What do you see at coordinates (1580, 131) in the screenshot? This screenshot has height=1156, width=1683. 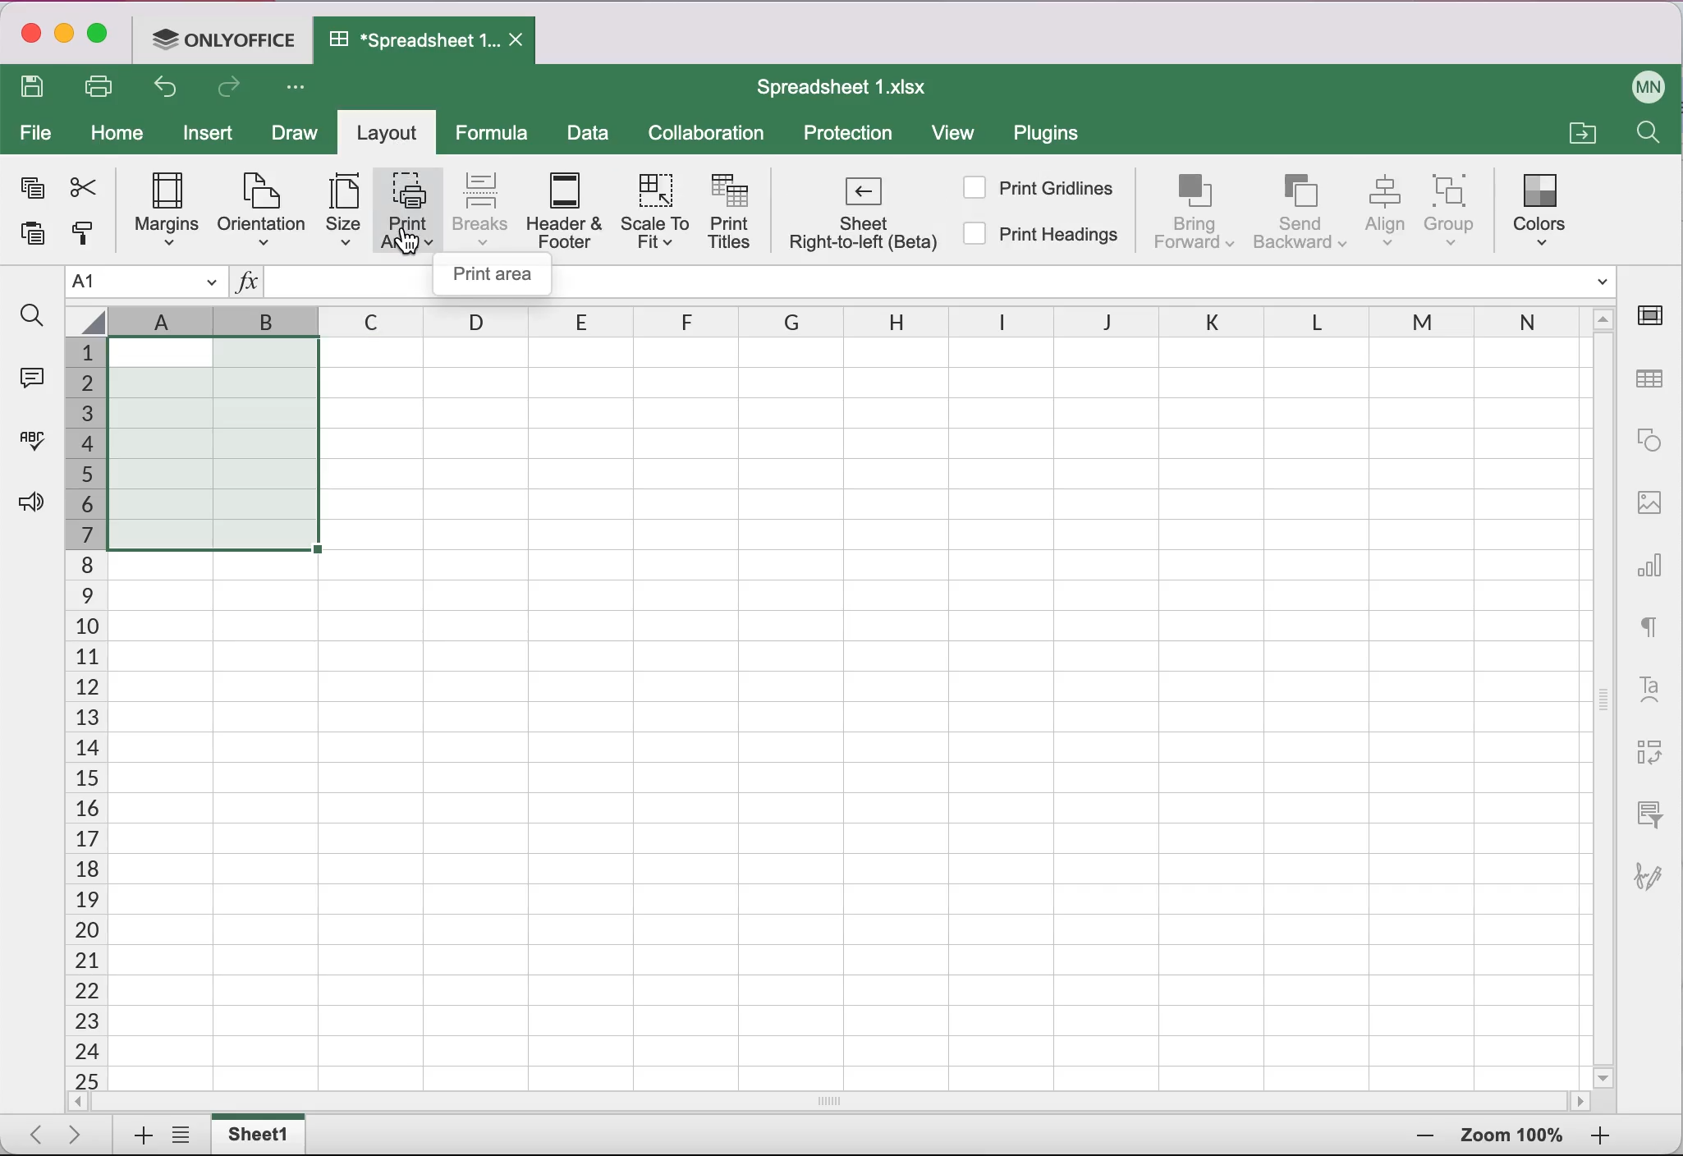 I see `open file location` at bounding box center [1580, 131].